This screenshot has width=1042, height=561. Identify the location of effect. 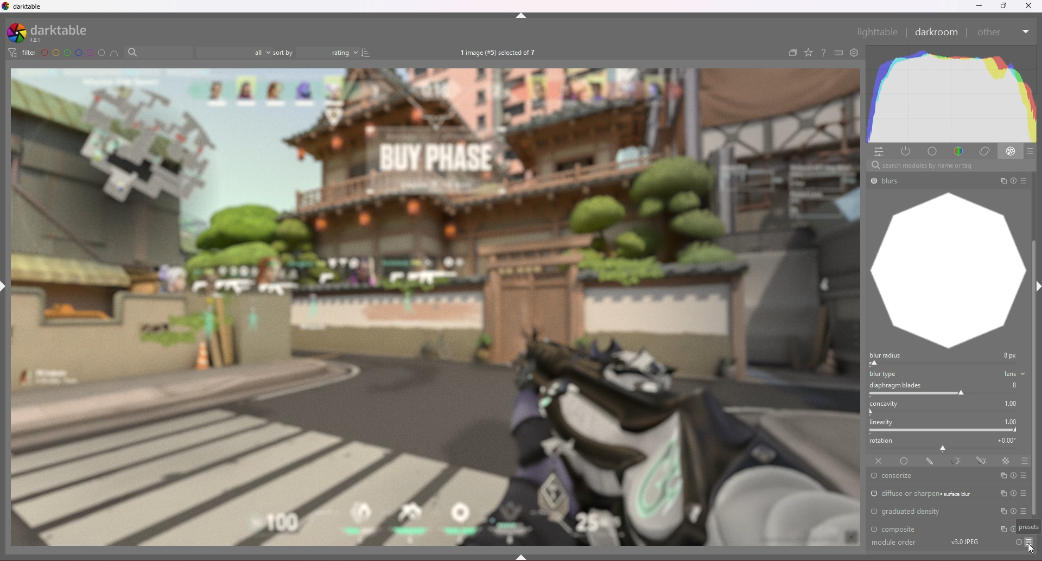
(1011, 151).